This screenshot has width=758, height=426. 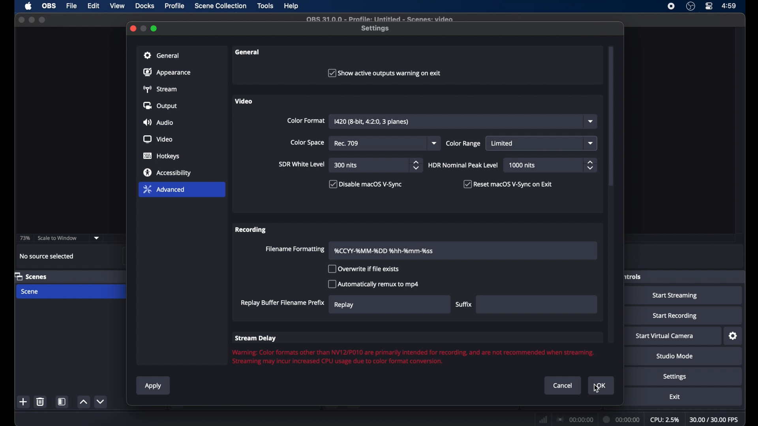 I want to click on advanced, so click(x=182, y=190).